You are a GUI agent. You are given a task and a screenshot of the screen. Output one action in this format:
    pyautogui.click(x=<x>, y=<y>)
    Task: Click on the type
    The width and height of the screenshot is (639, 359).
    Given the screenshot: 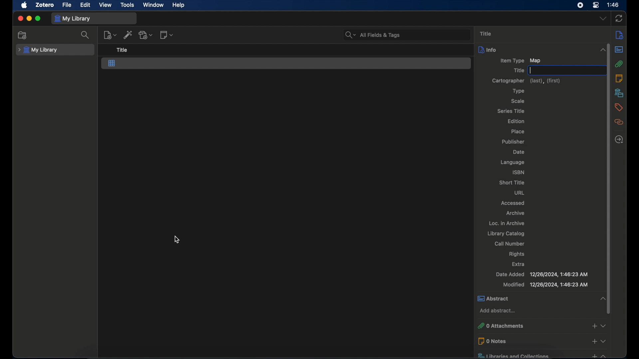 What is the action you would take?
    pyautogui.click(x=519, y=91)
    